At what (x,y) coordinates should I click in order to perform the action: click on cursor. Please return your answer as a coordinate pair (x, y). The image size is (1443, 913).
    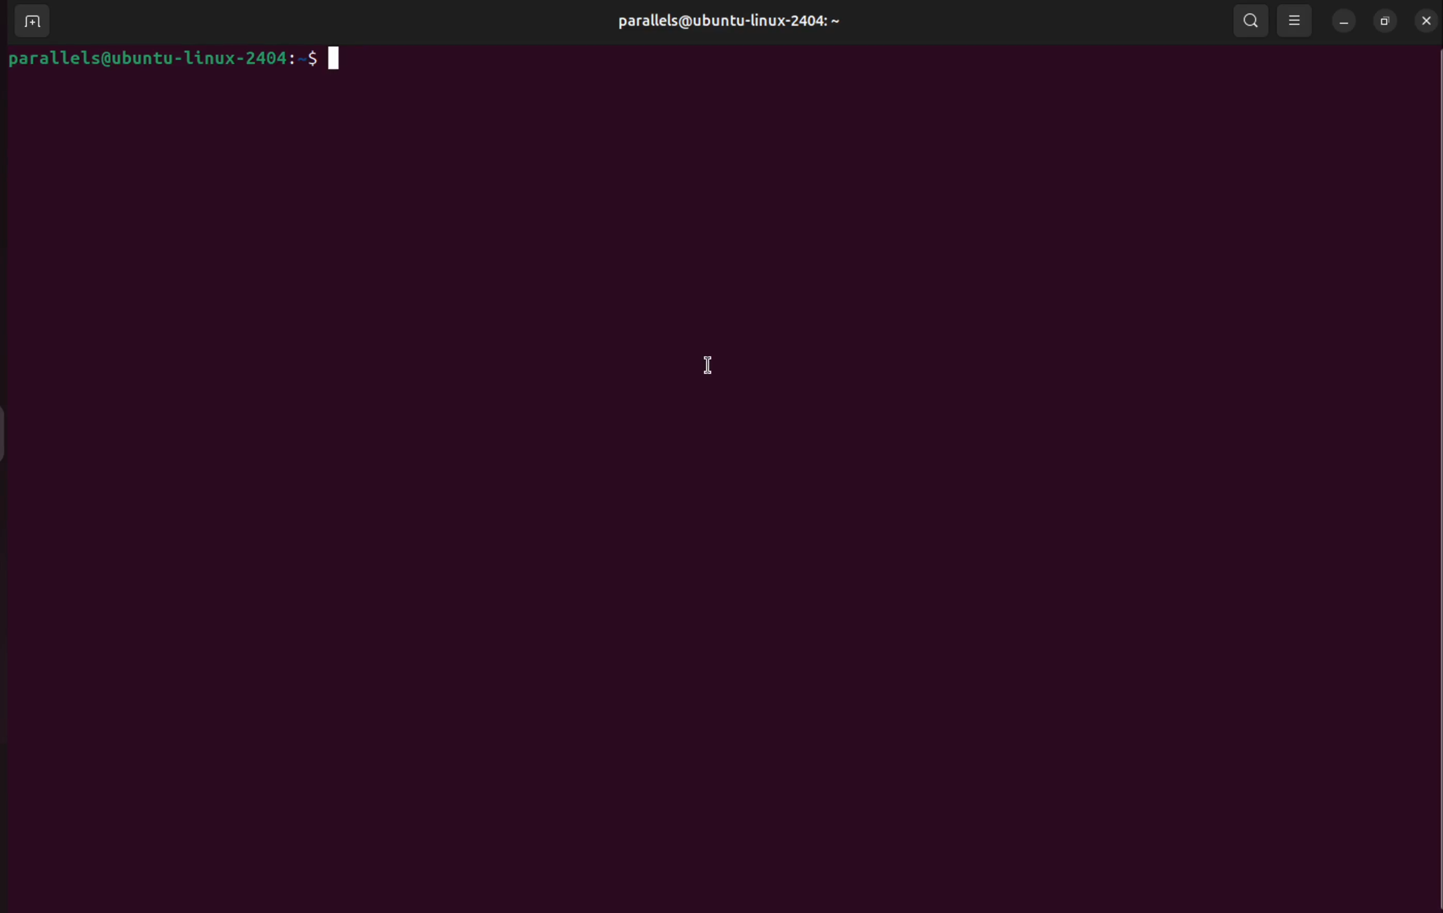
    Looking at the image, I should click on (710, 361).